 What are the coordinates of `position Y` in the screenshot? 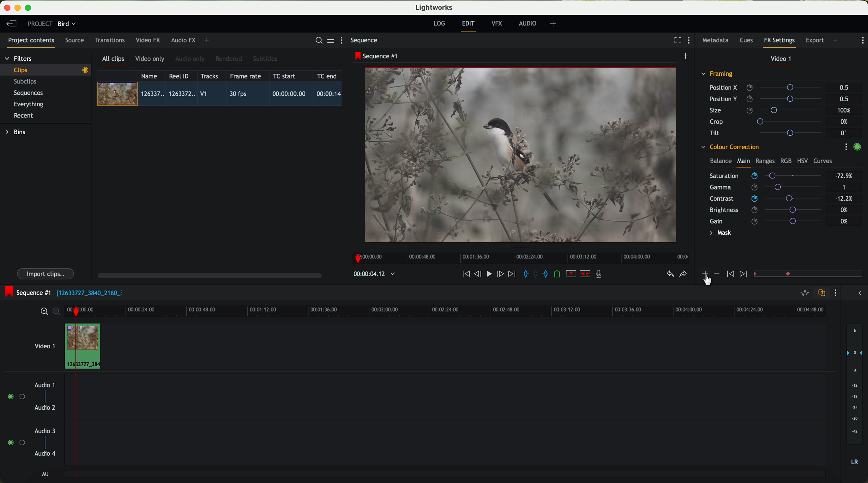 It's located at (768, 99).